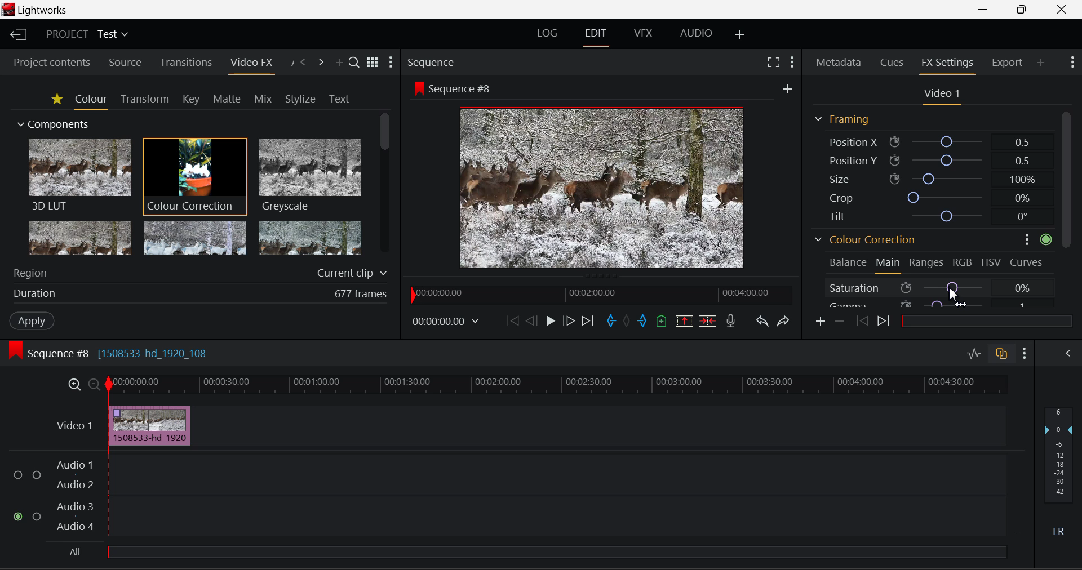 This screenshot has height=570, width=1082. I want to click on Metadata, so click(839, 63).